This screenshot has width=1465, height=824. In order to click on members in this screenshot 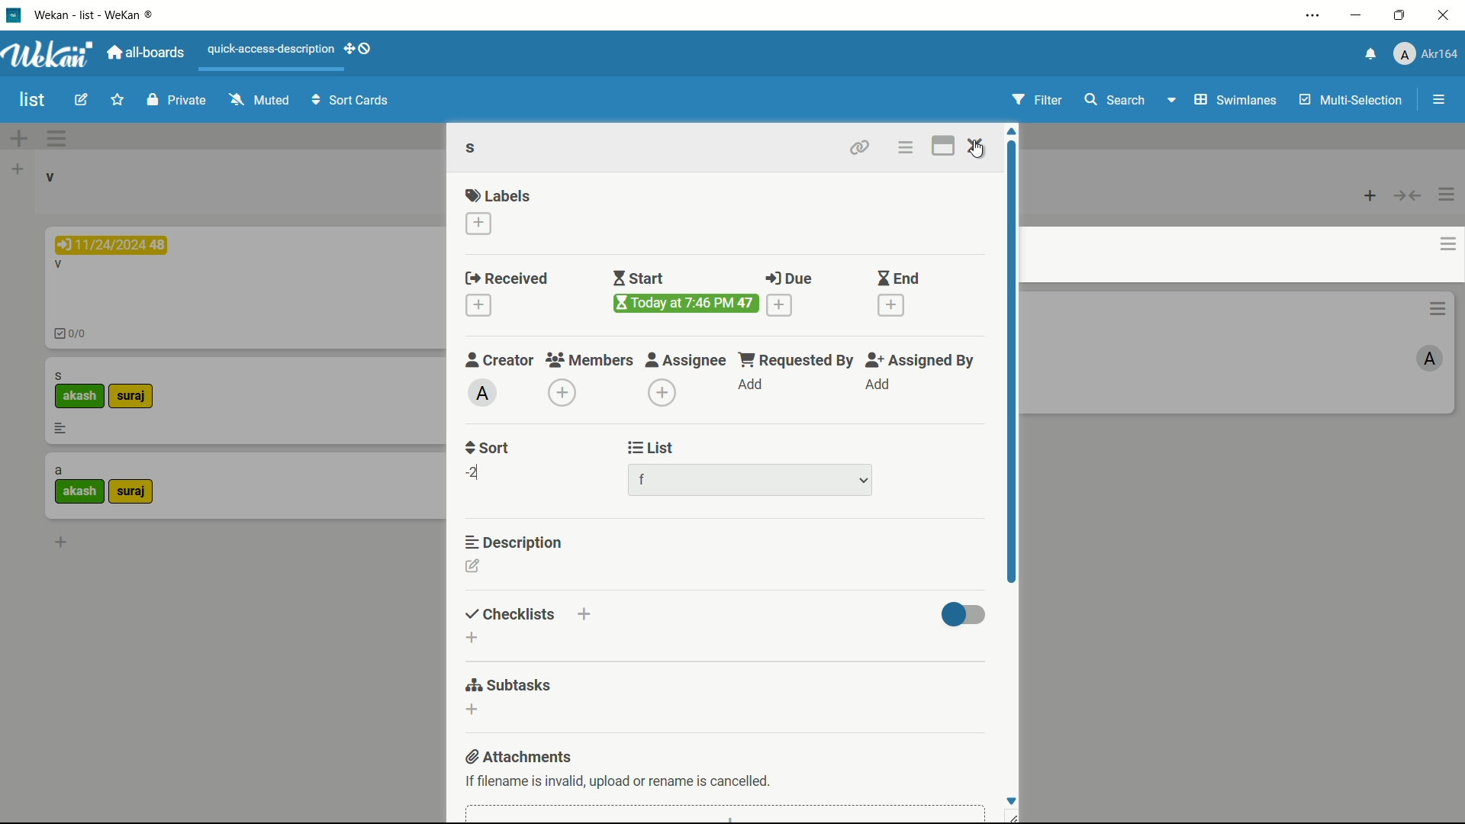, I will do `click(590, 361)`.